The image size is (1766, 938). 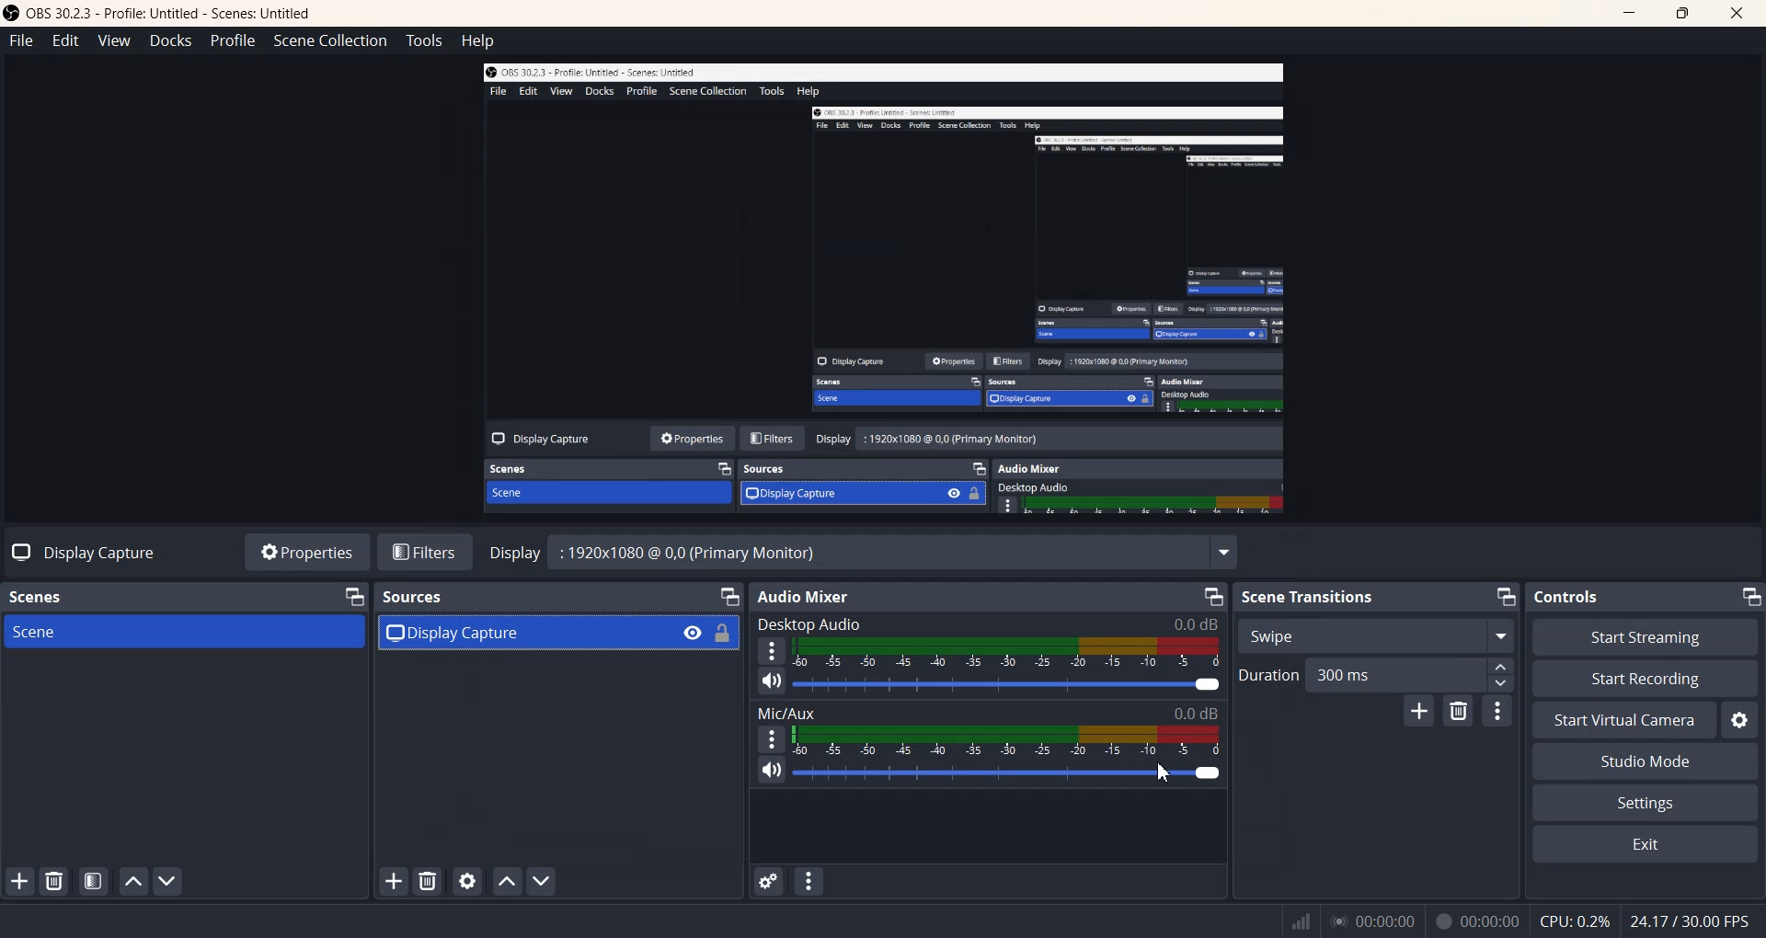 I want to click on Exit, so click(x=1644, y=844).